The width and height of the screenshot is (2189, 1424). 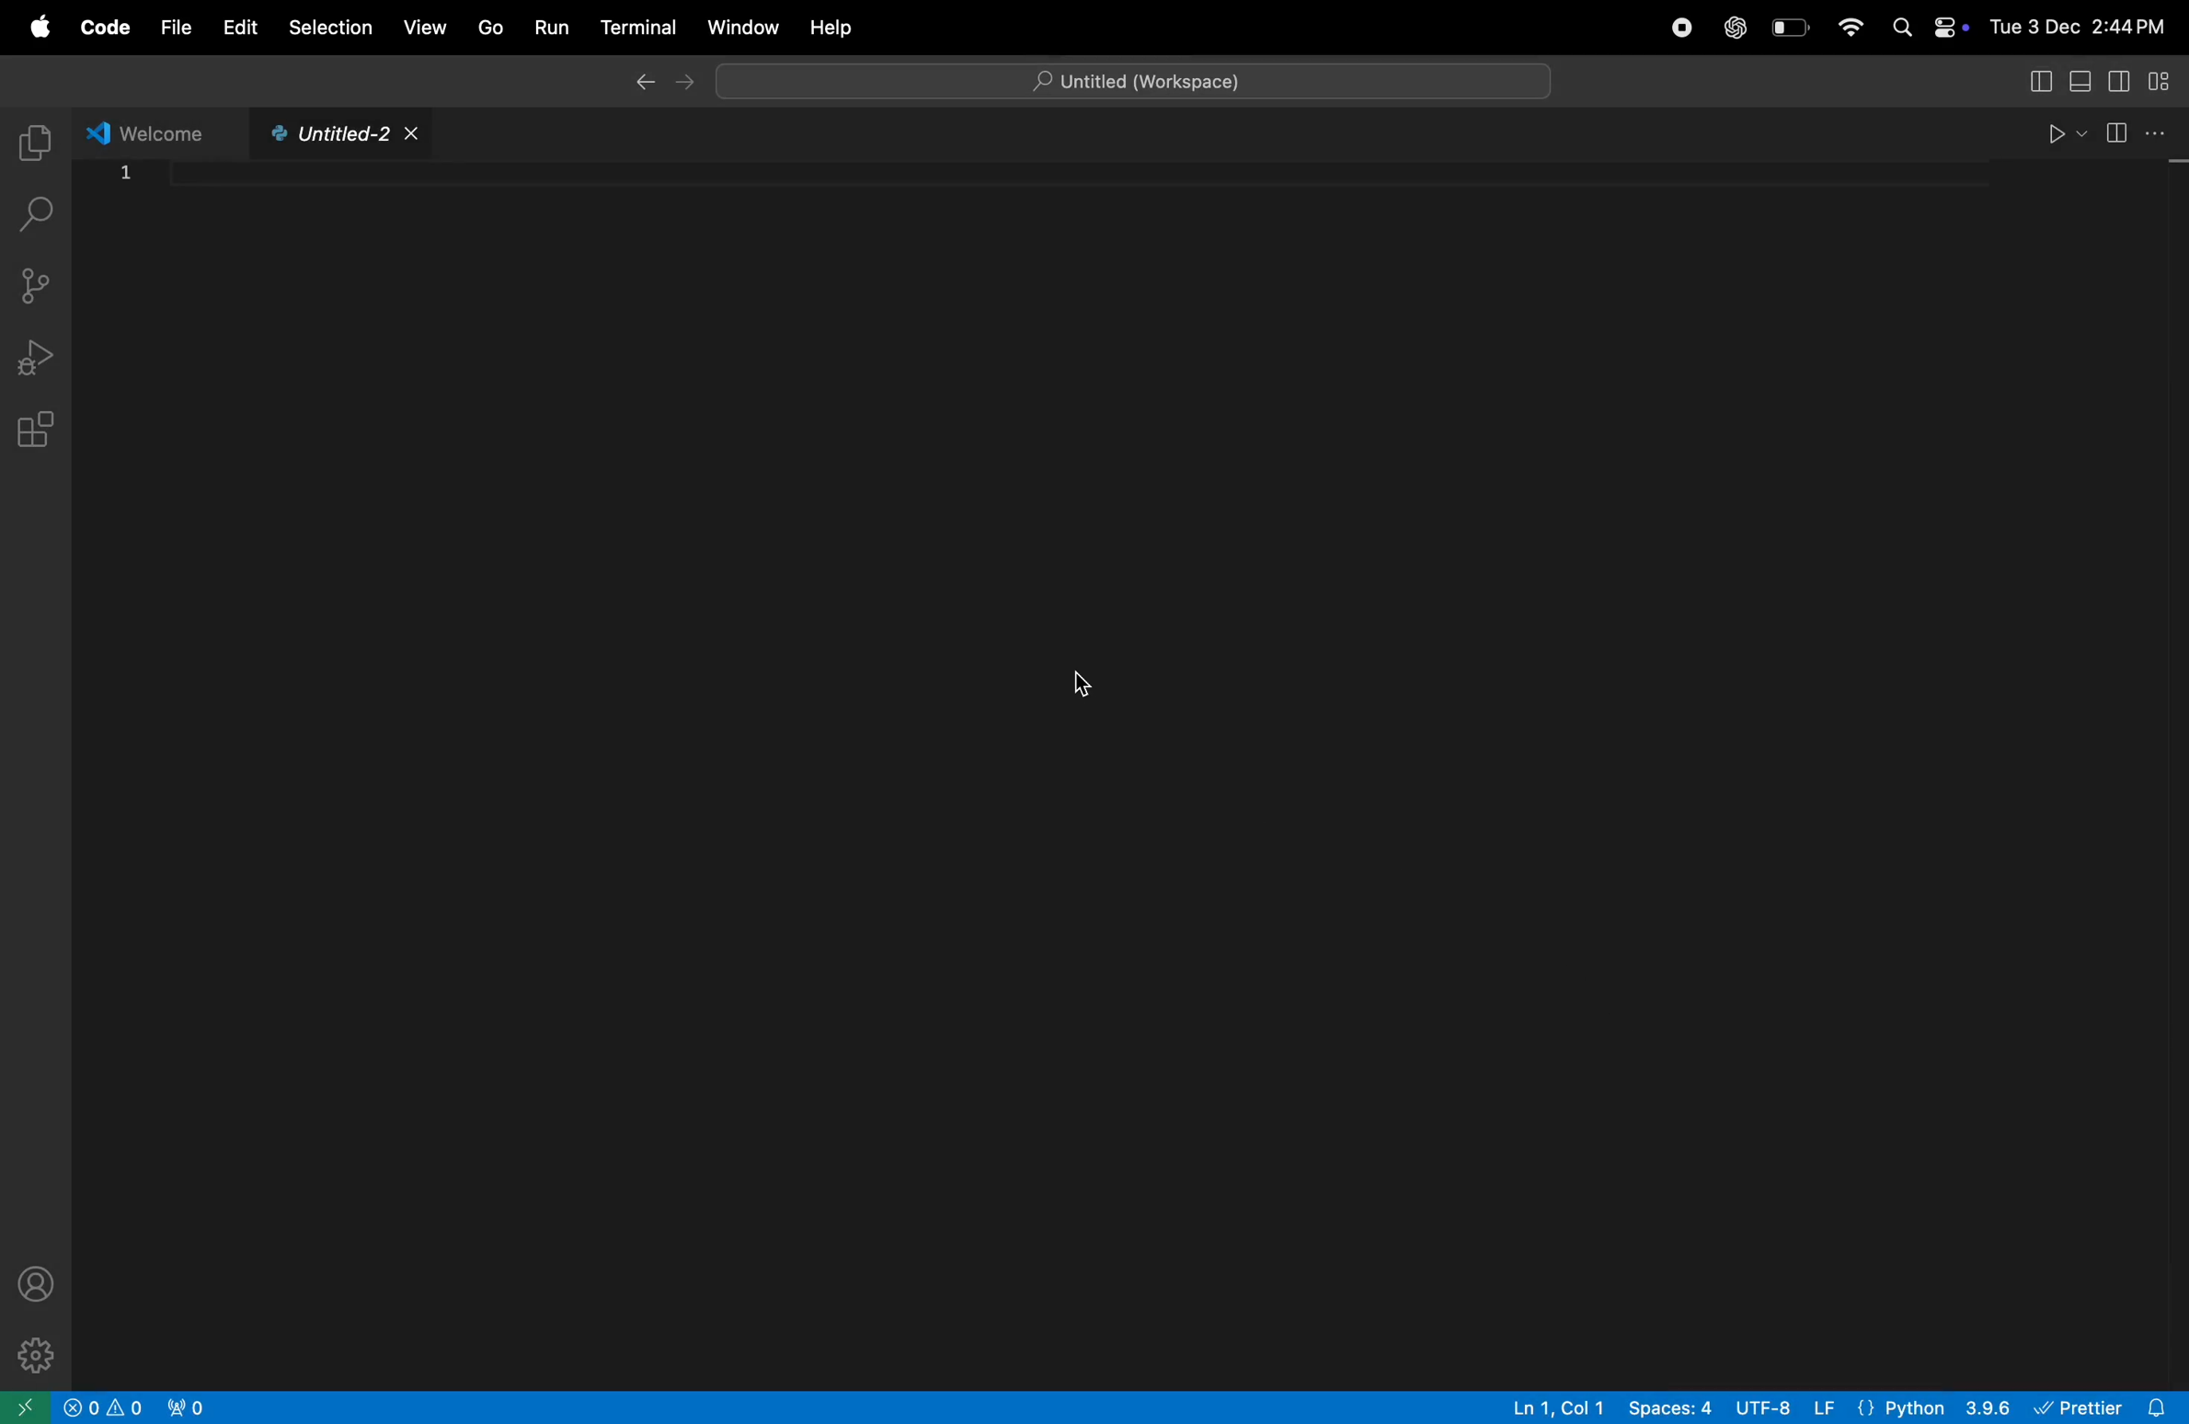 What do you see at coordinates (830, 28) in the screenshot?
I see `help` at bounding box center [830, 28].